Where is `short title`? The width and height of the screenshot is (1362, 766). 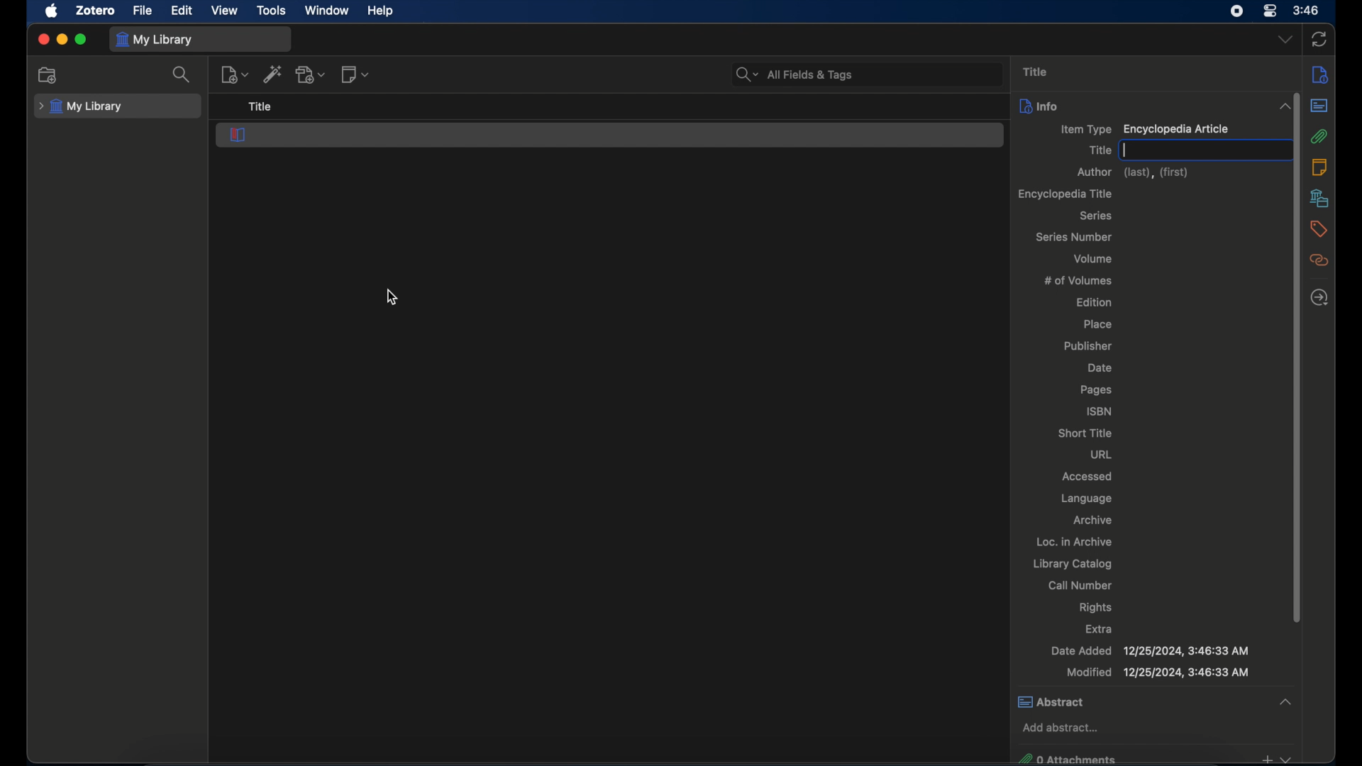
short title is located at coordinates (1086, 433).